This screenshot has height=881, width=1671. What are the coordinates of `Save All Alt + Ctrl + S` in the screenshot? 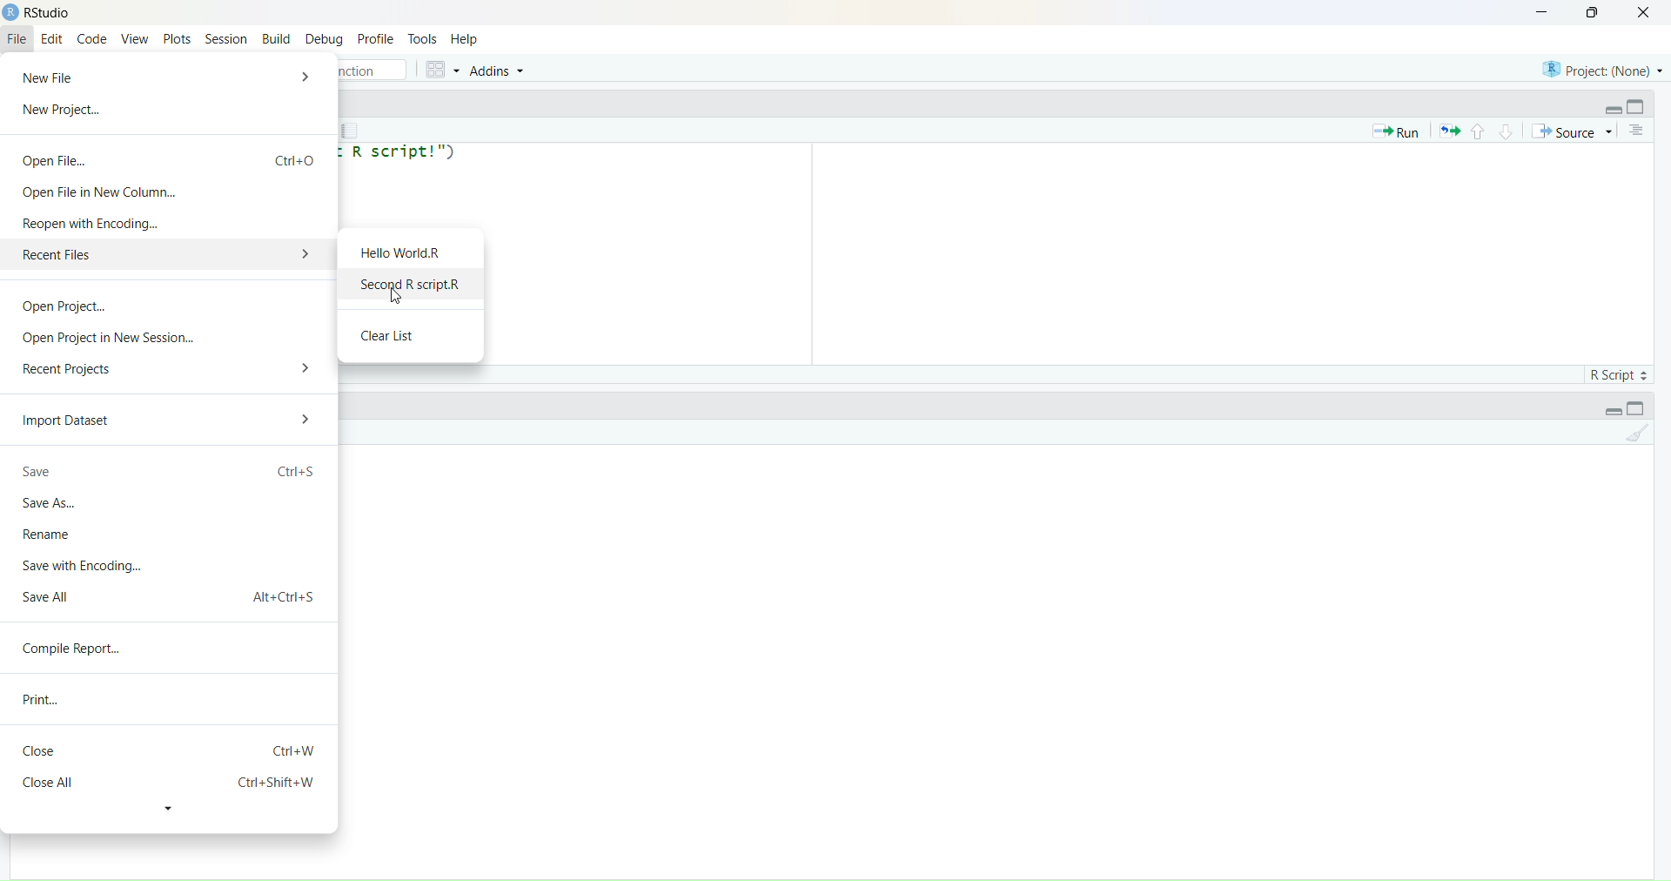 It's located at (170, 595).